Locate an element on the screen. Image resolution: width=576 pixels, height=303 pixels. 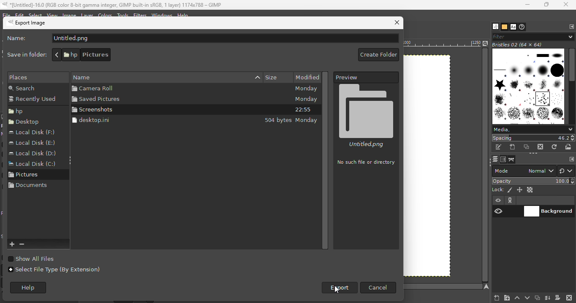
Create the duplicate of the layer is located at coordinates (537, 298).